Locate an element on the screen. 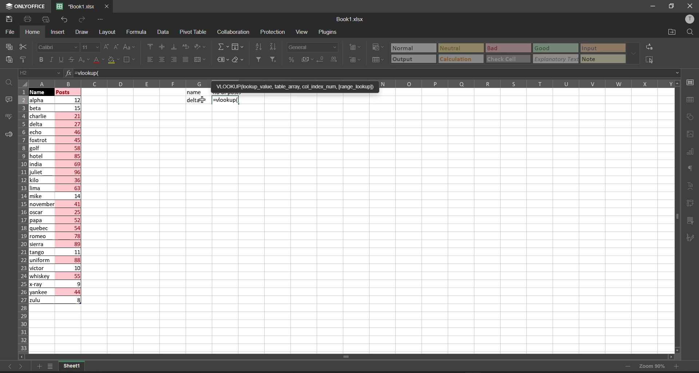 Image resolution: width=699 pixels, height=373 pixels. column names is located at coordinates (347, 81).